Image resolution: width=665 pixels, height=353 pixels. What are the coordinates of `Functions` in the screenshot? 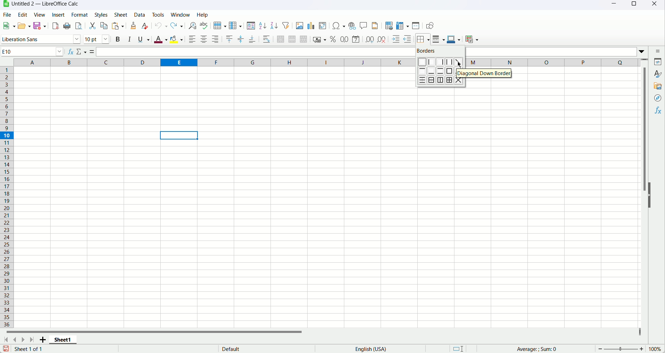 It's located at (658, 111).